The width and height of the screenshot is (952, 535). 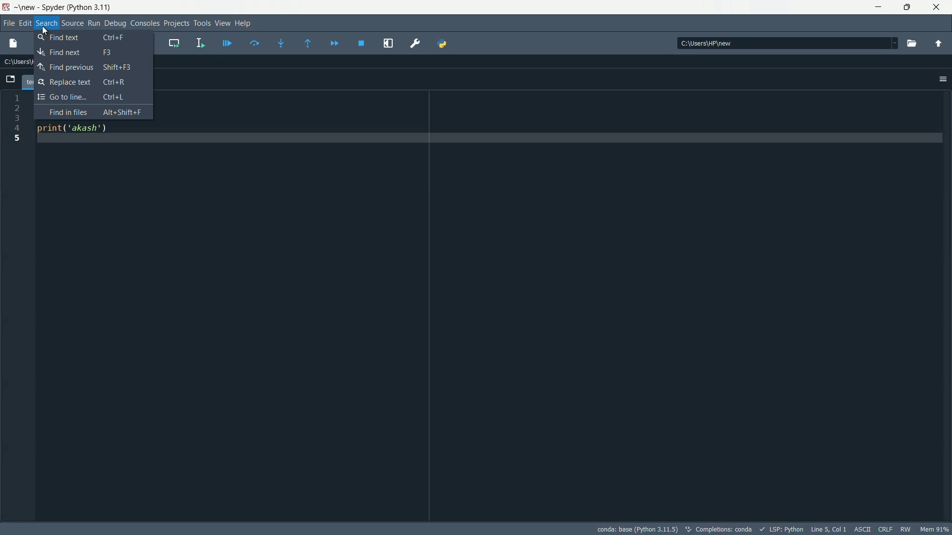 I want to click on options, so click(x=941, y=79).